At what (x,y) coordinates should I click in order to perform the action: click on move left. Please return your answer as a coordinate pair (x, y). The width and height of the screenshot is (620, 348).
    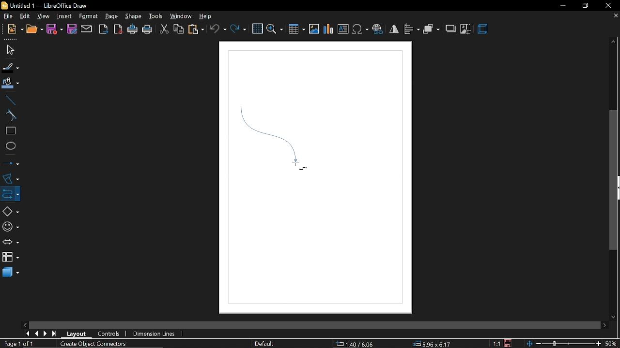
    Looking at the image, I should click on (25, 324).